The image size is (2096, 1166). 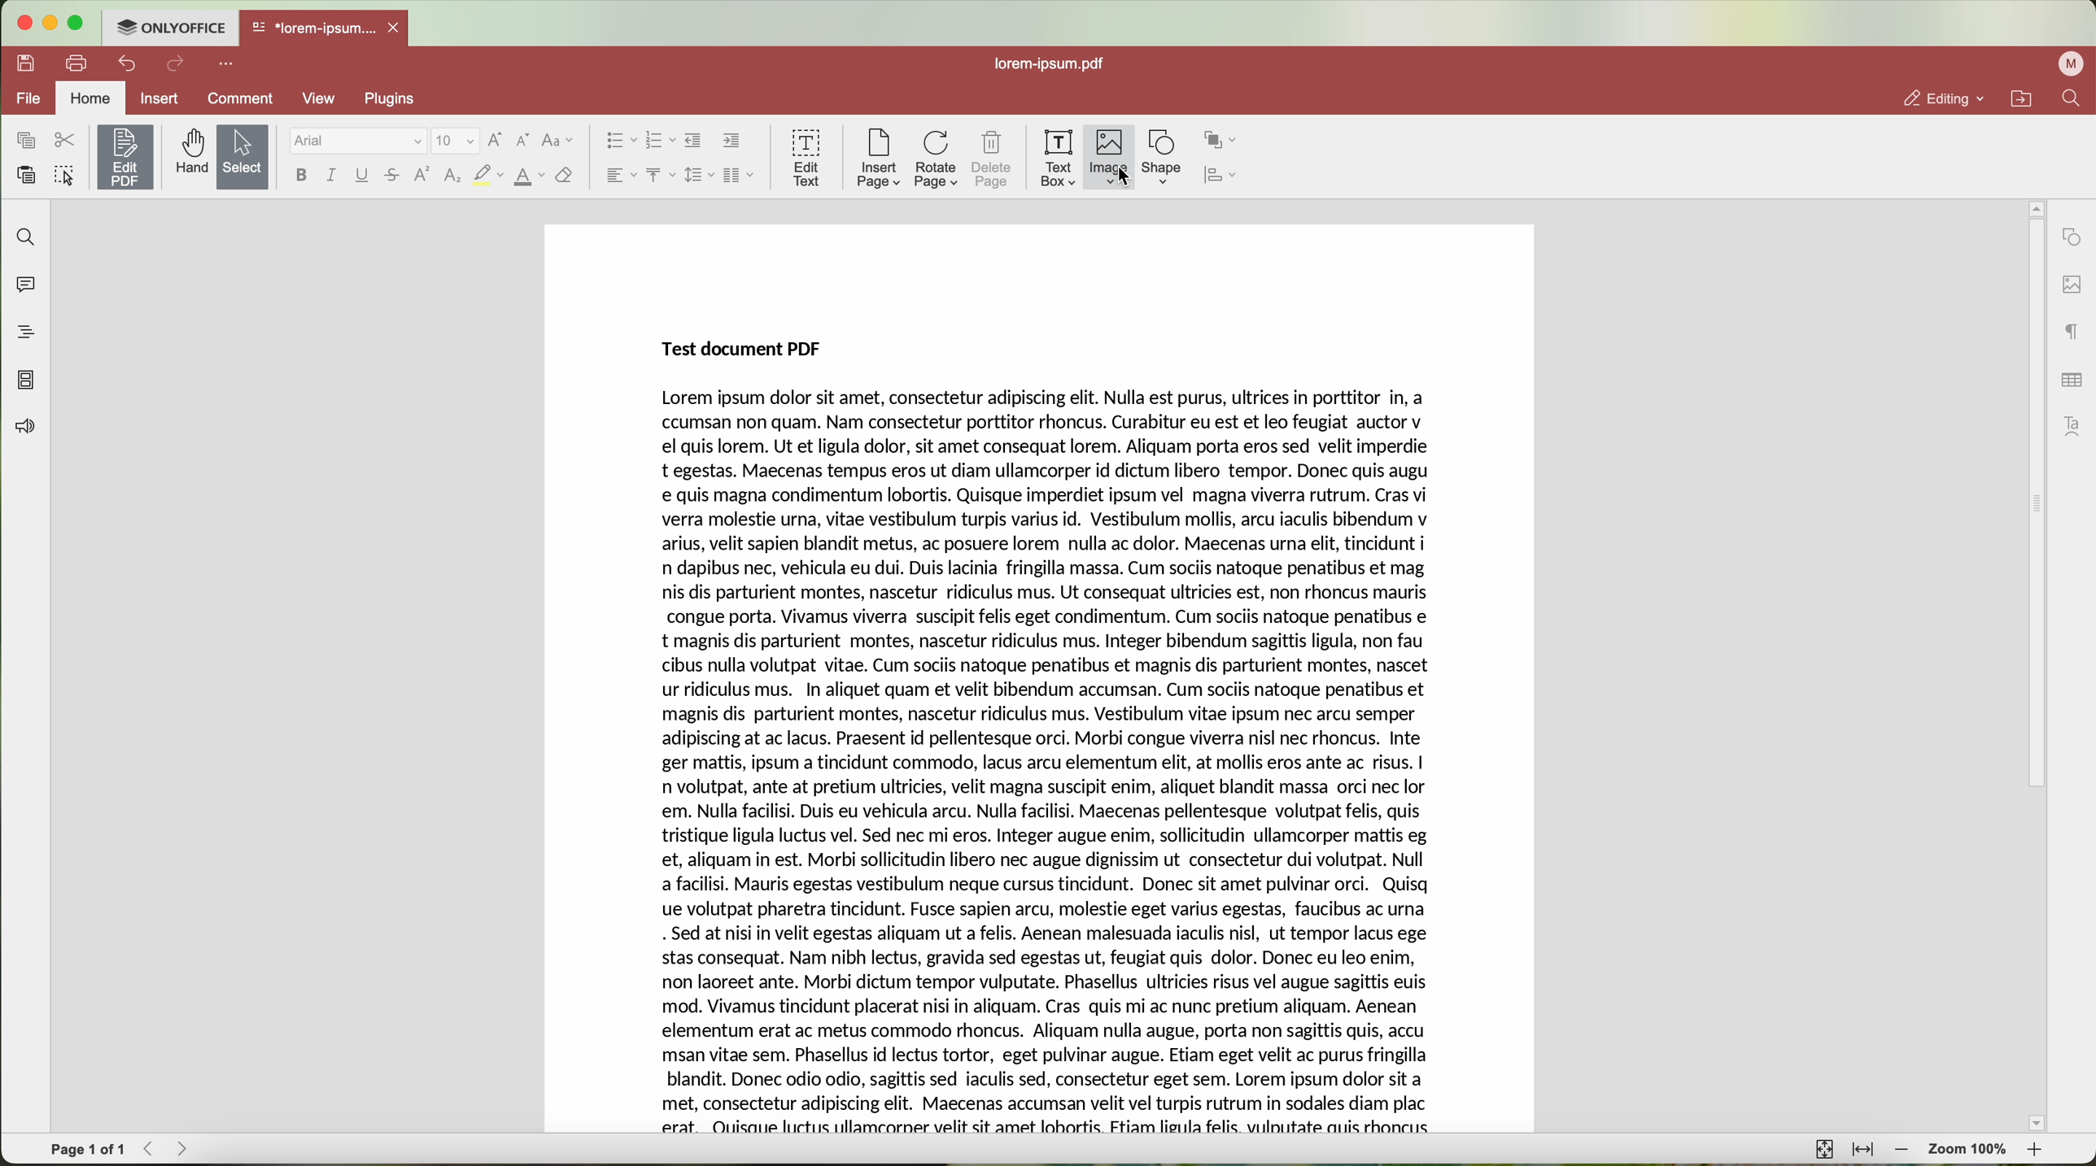 What do you see at coordinates (65, 141) in the screenshot?
I see `cut` at bounding box center [65, 141].